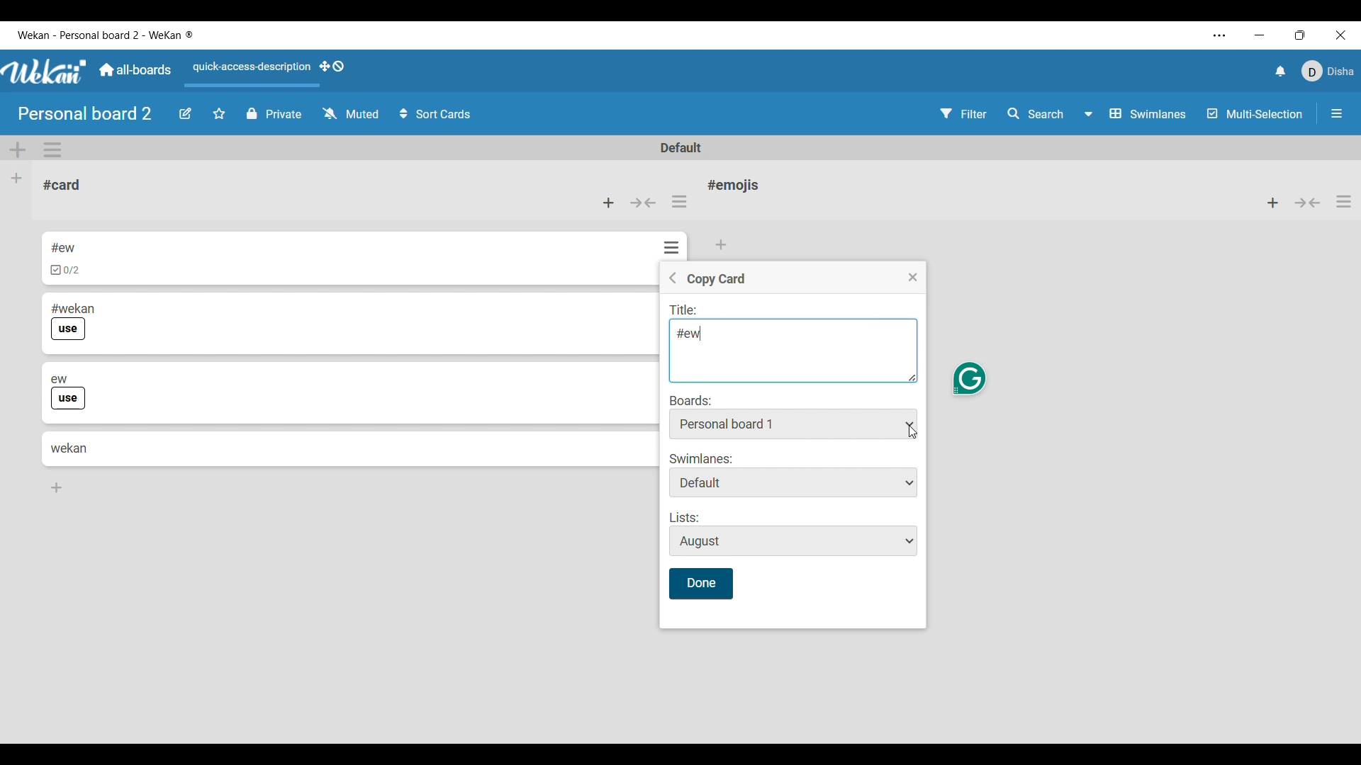 The height and width of the screenshot is (765, 1361). I want to click on Go to main dashboard, so click(134, 70).